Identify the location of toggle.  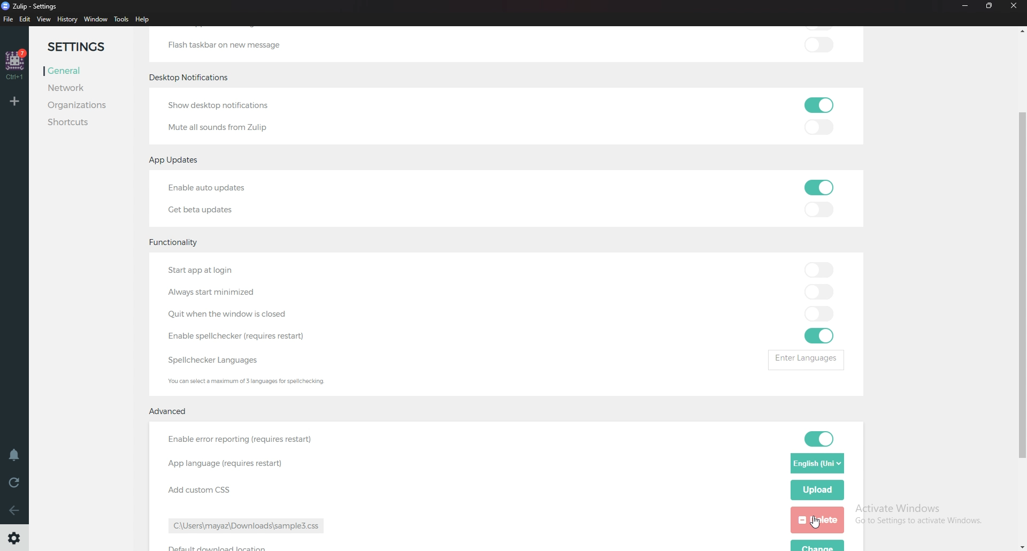
(817, 187).